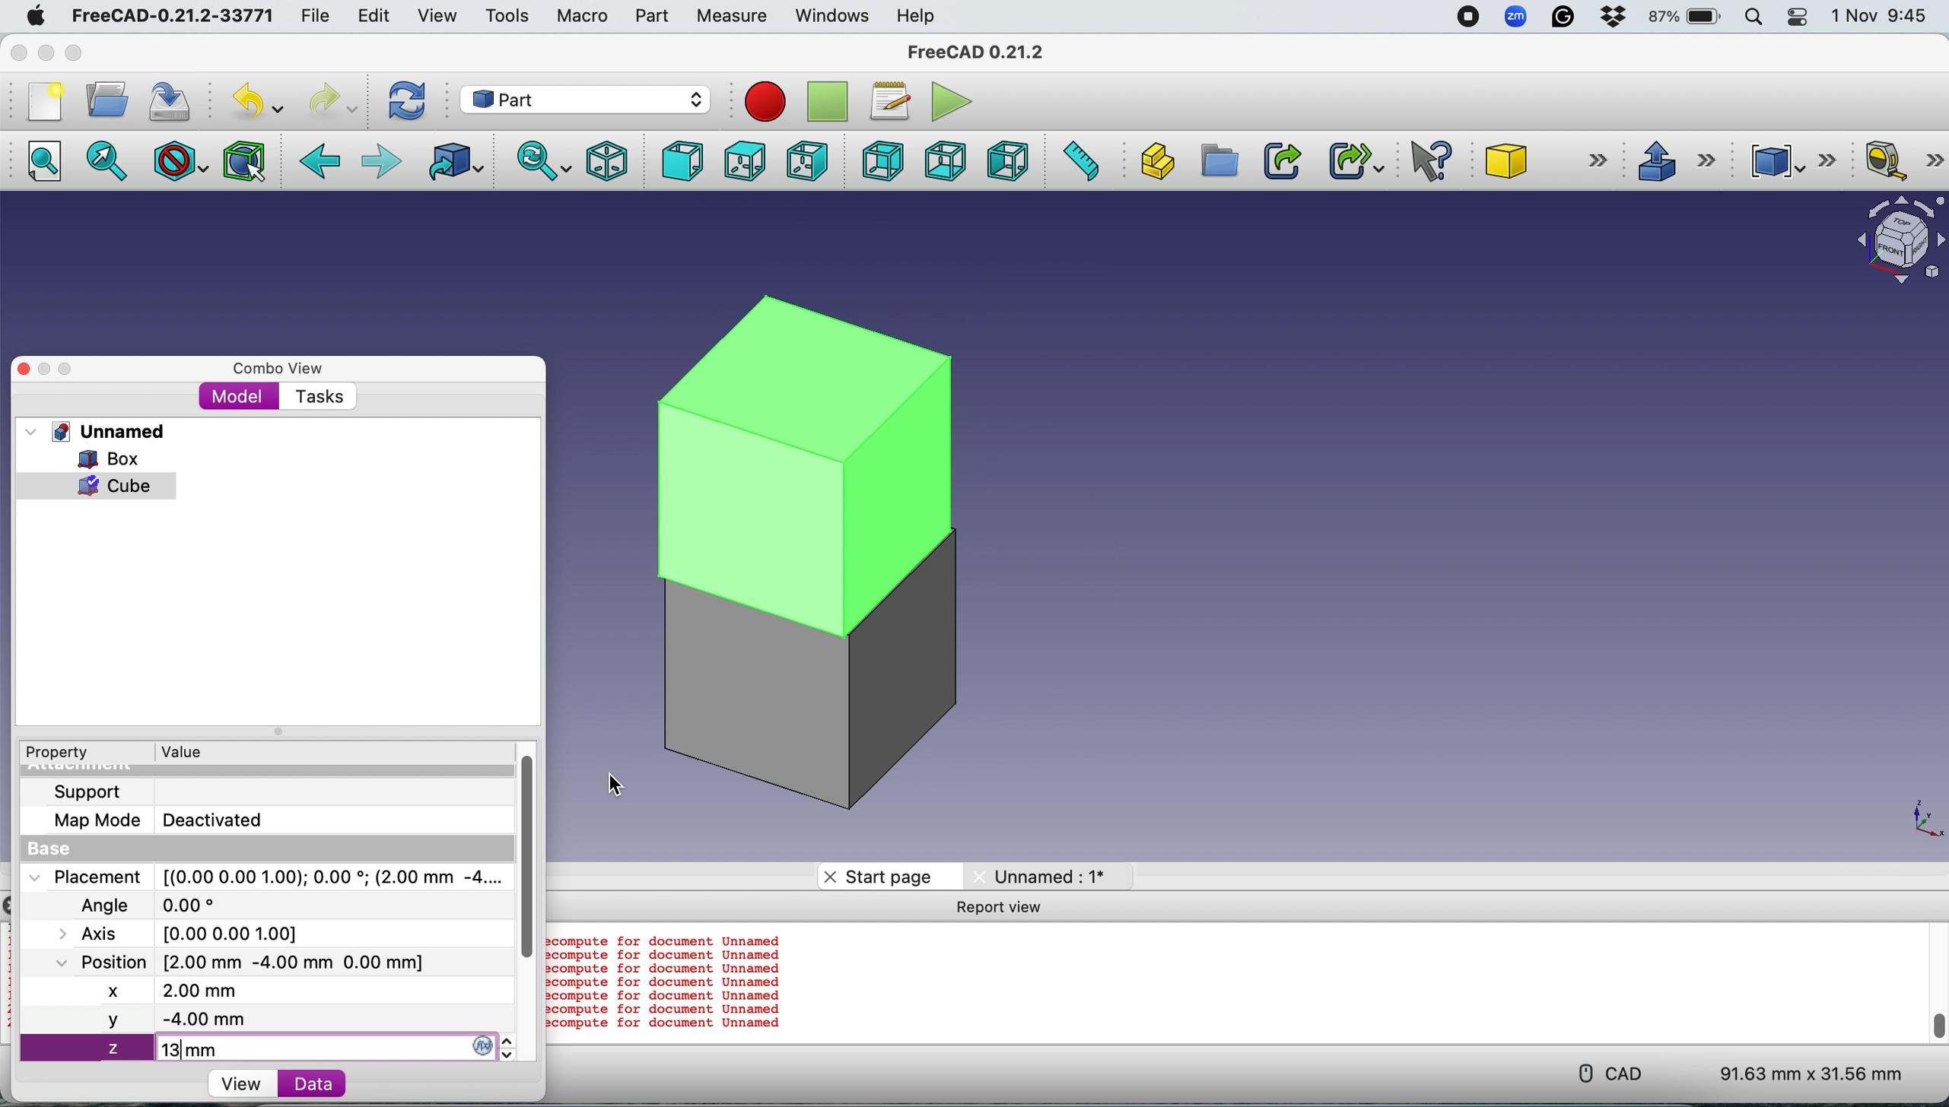  I want to click on Fit selection, so click(109, 163).